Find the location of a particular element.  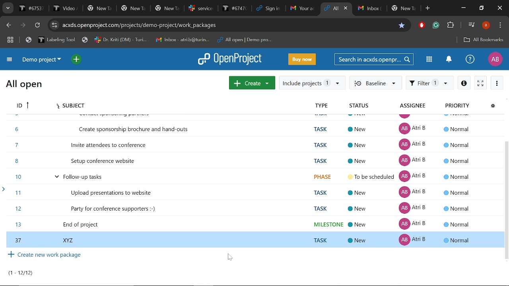

Task Id is located at coordinates (22, 106).